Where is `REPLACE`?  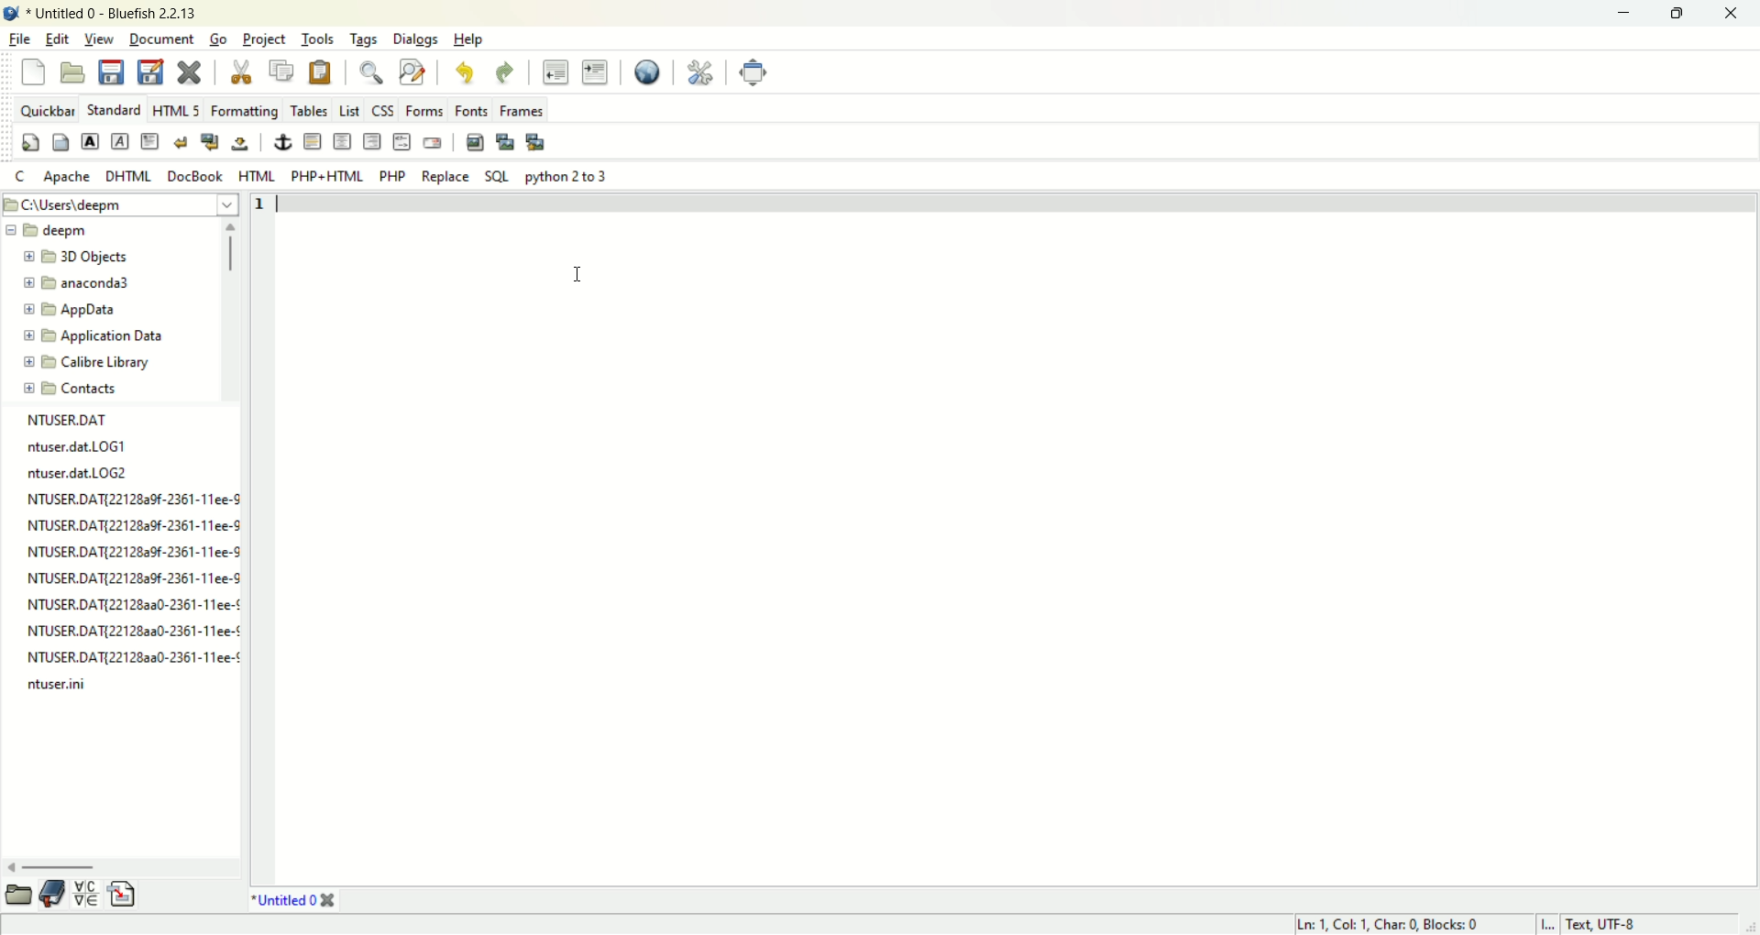
REPLACE is located at coordinates (445, 177).